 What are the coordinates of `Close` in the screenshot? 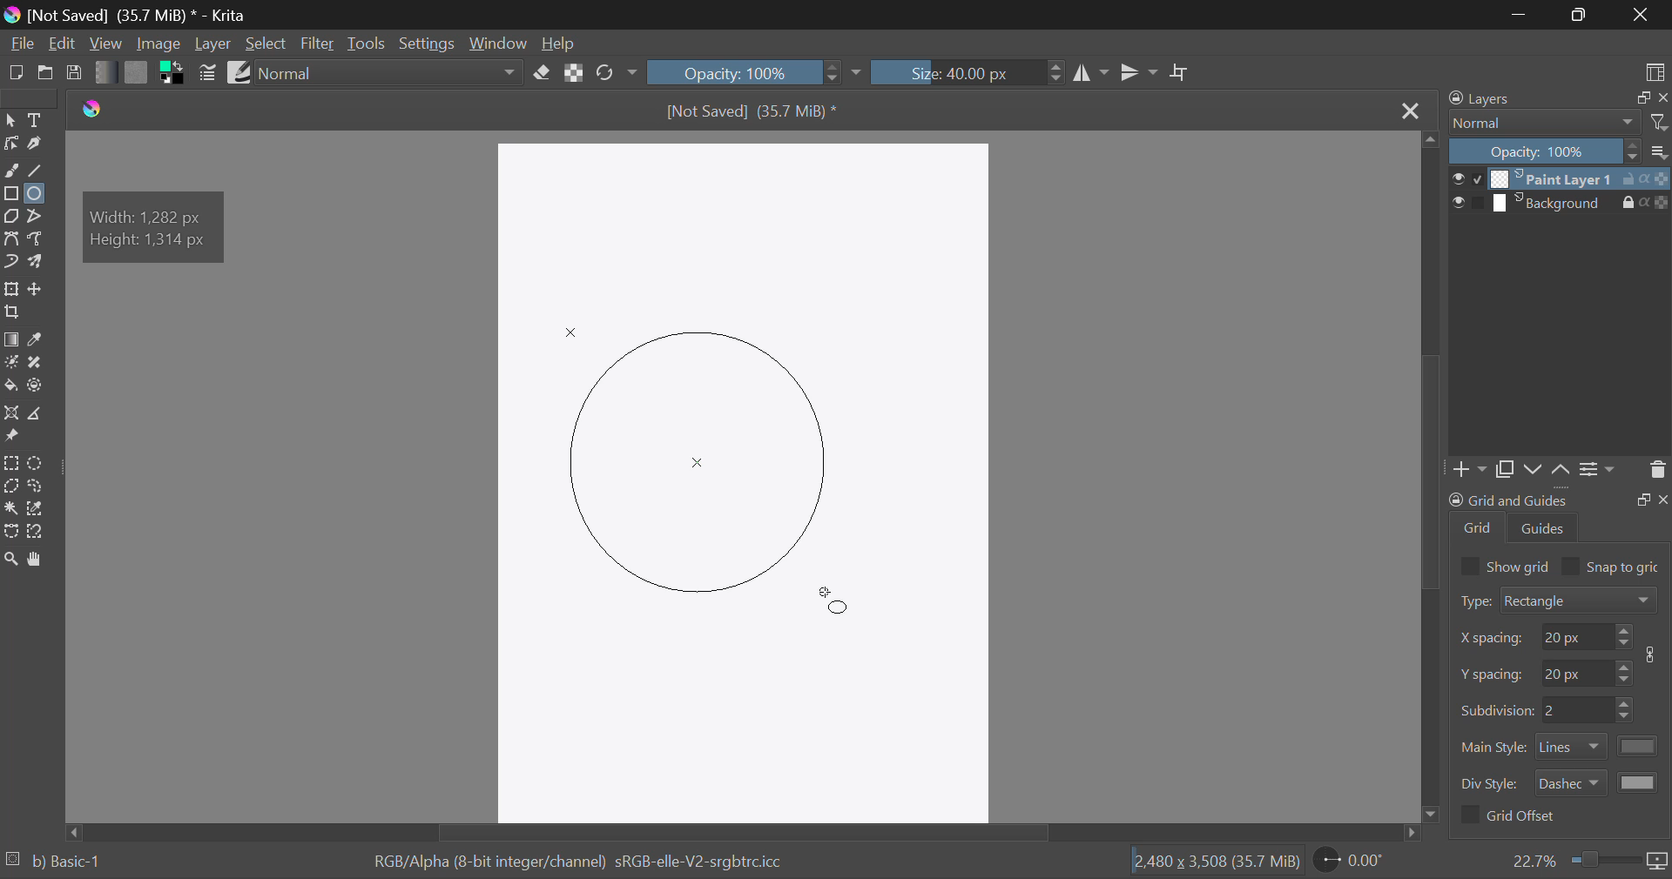 It's located at (1409, 111).